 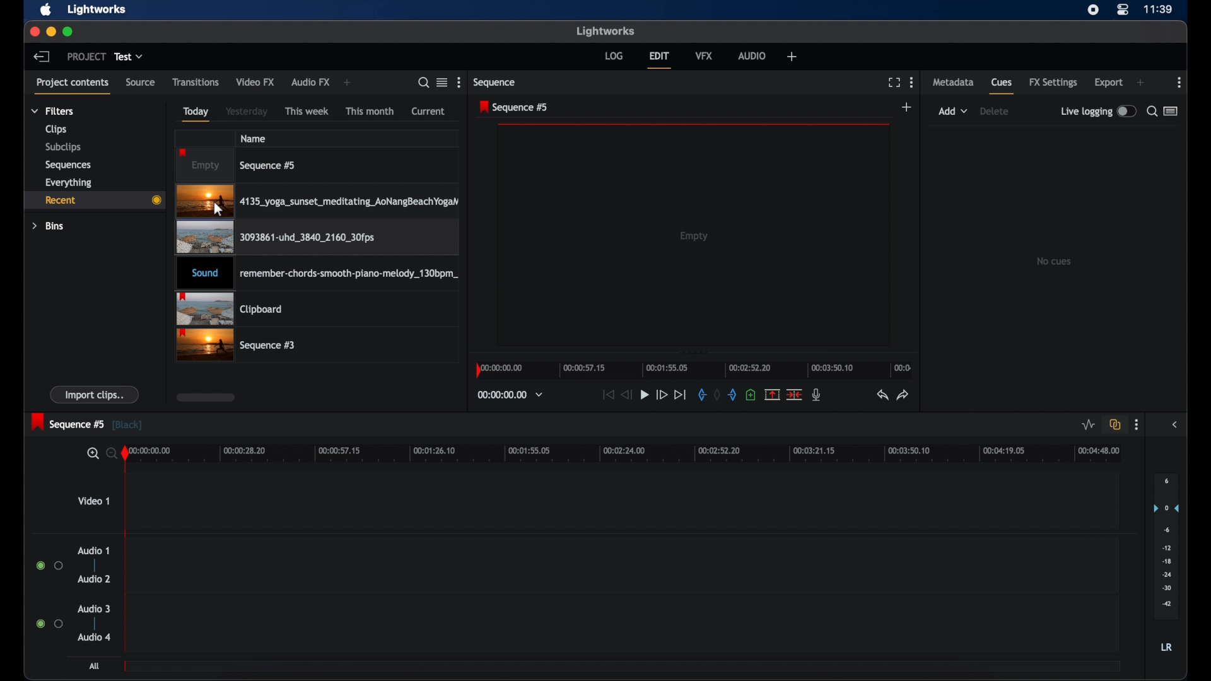 What do you see at coordinates (1158, 9) in the screenshot?
I see `time` at bounding box center [1158, 9].